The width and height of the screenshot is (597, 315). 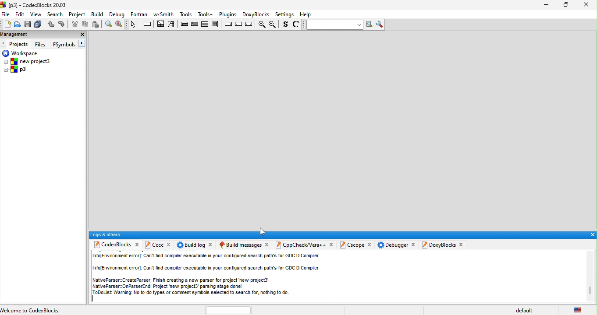 What do you see at coordinates (206, 14) in the screenshot?
I see `tools` at bounding box center [206, 14].